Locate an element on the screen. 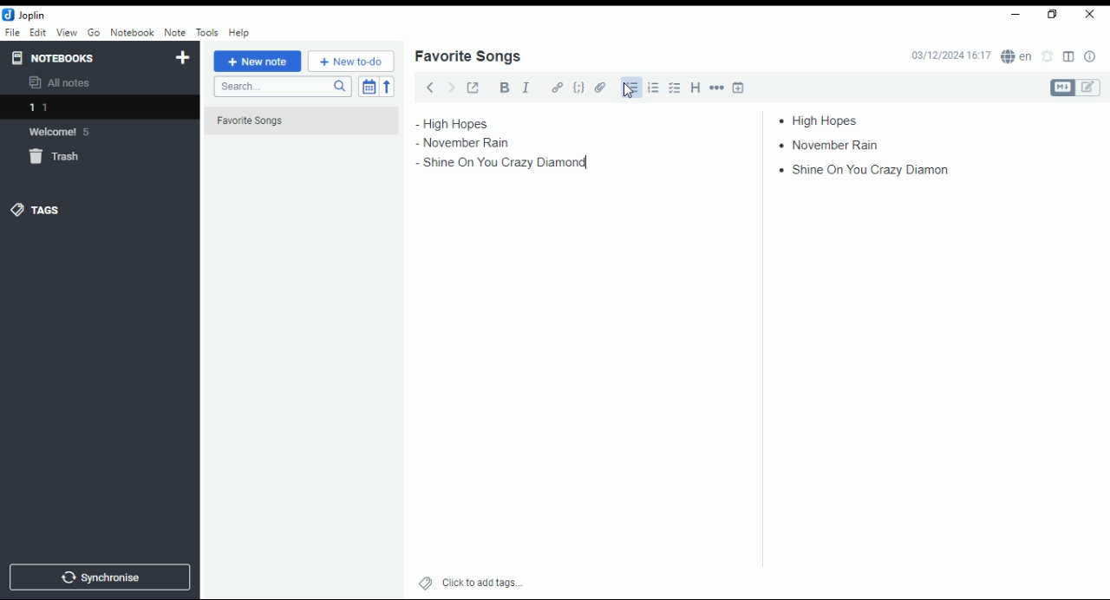 Image resolution: width=1110 pixels, height=600 pixels. bullets is located at coordinates (630, 88).